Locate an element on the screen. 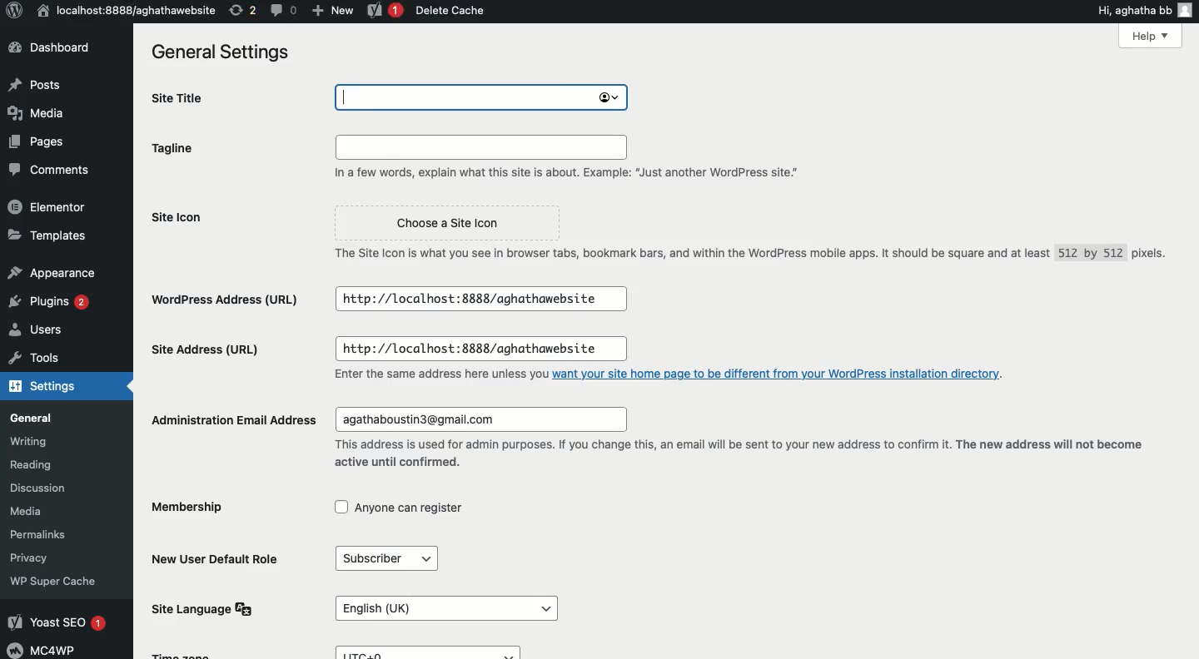  Hi, aghatha bb is located at coordinates (1140, 11).